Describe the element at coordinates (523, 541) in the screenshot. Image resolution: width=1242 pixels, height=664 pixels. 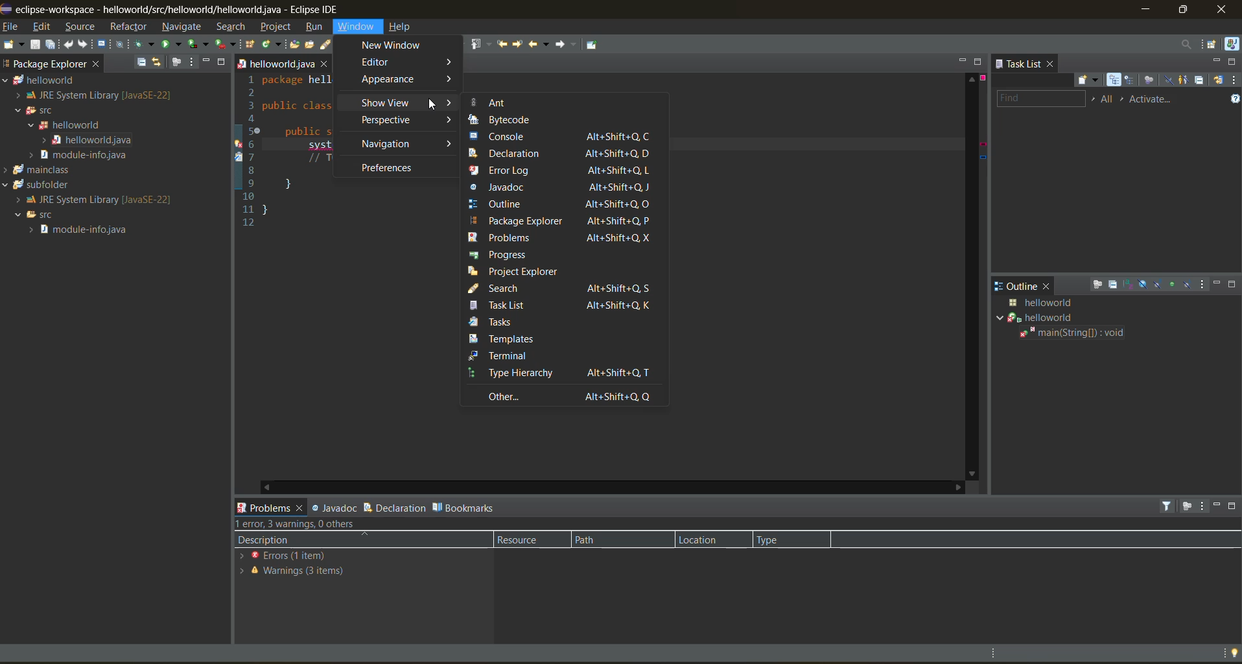
I see `resource` at that location.